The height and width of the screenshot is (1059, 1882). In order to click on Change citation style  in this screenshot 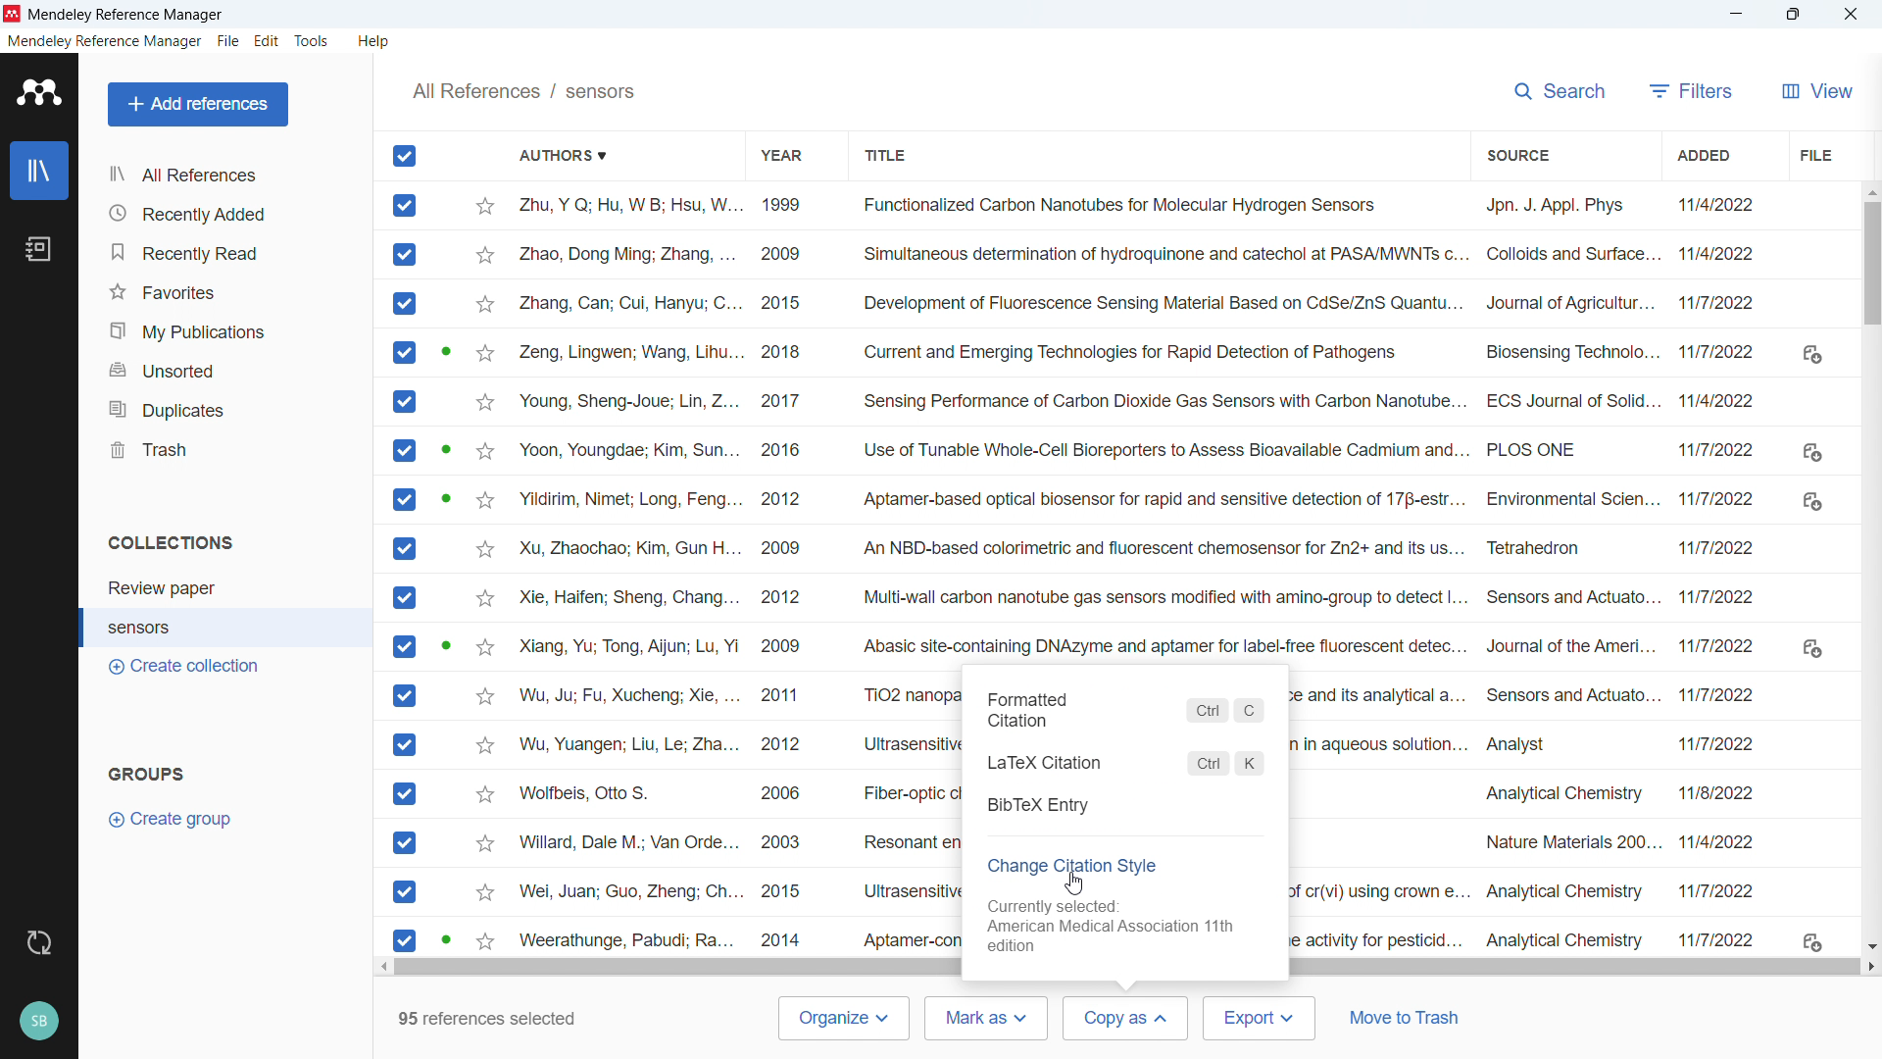, I will do `click(1074, 865)`.